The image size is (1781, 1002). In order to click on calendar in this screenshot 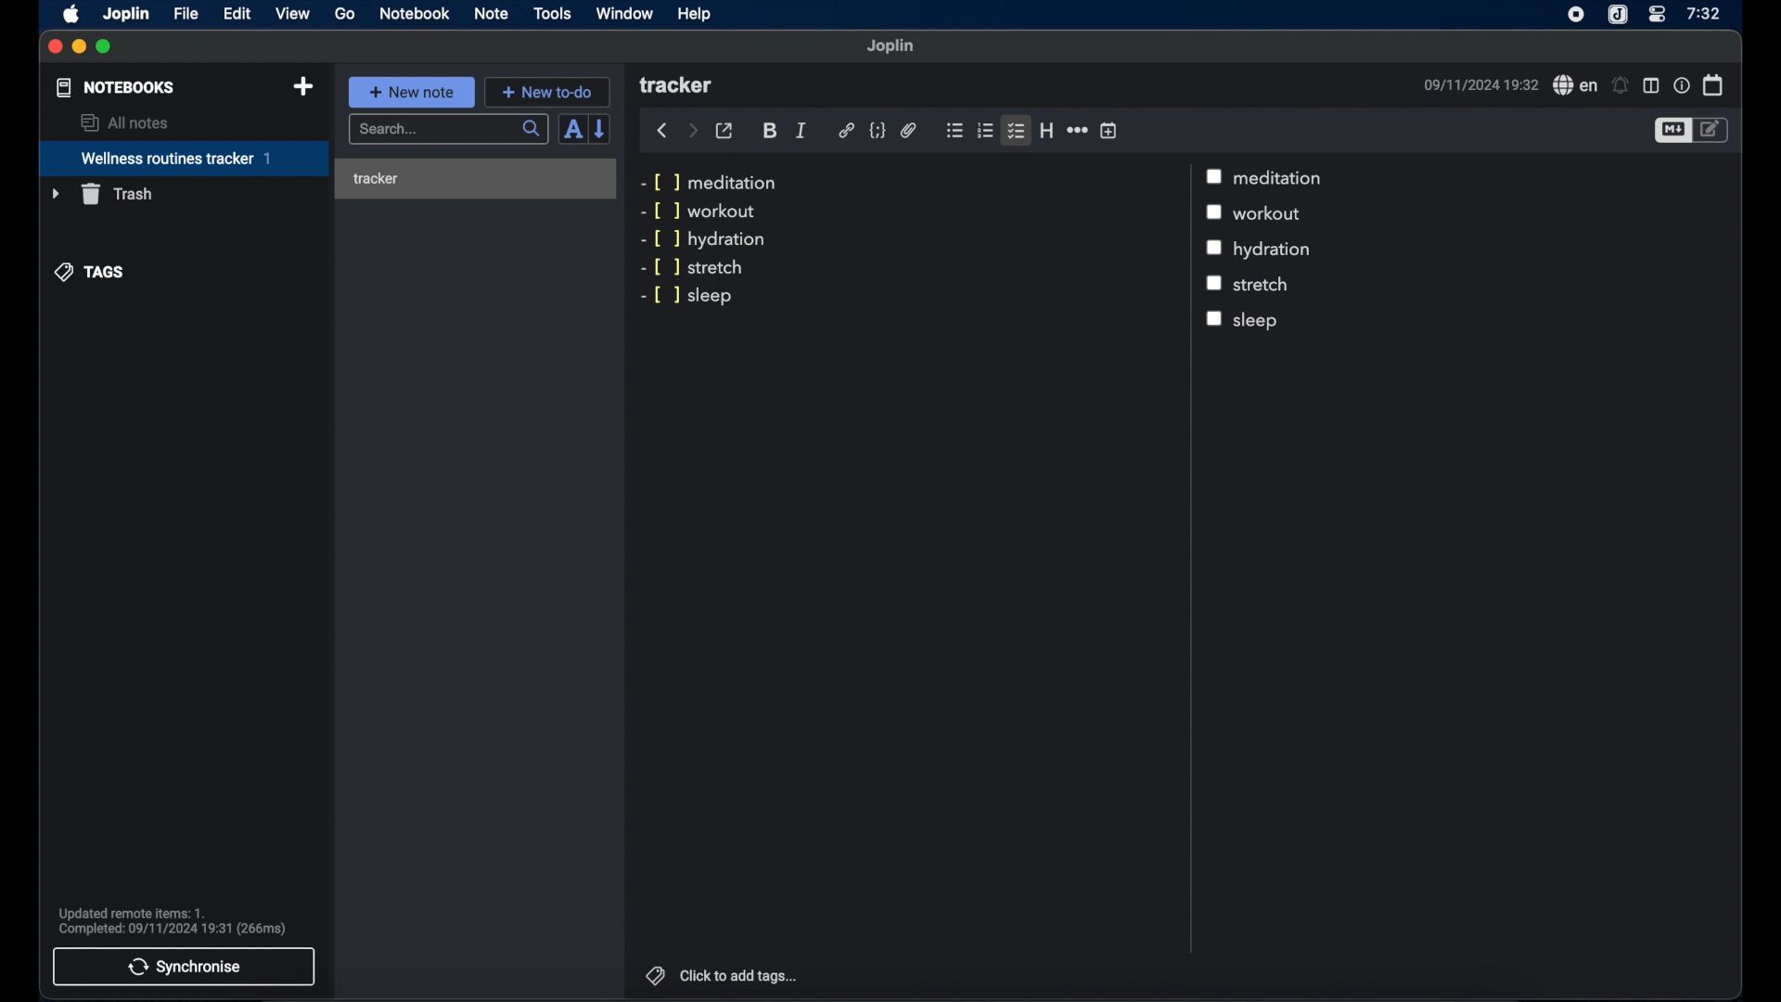, I will do `click(1713, 84)`.